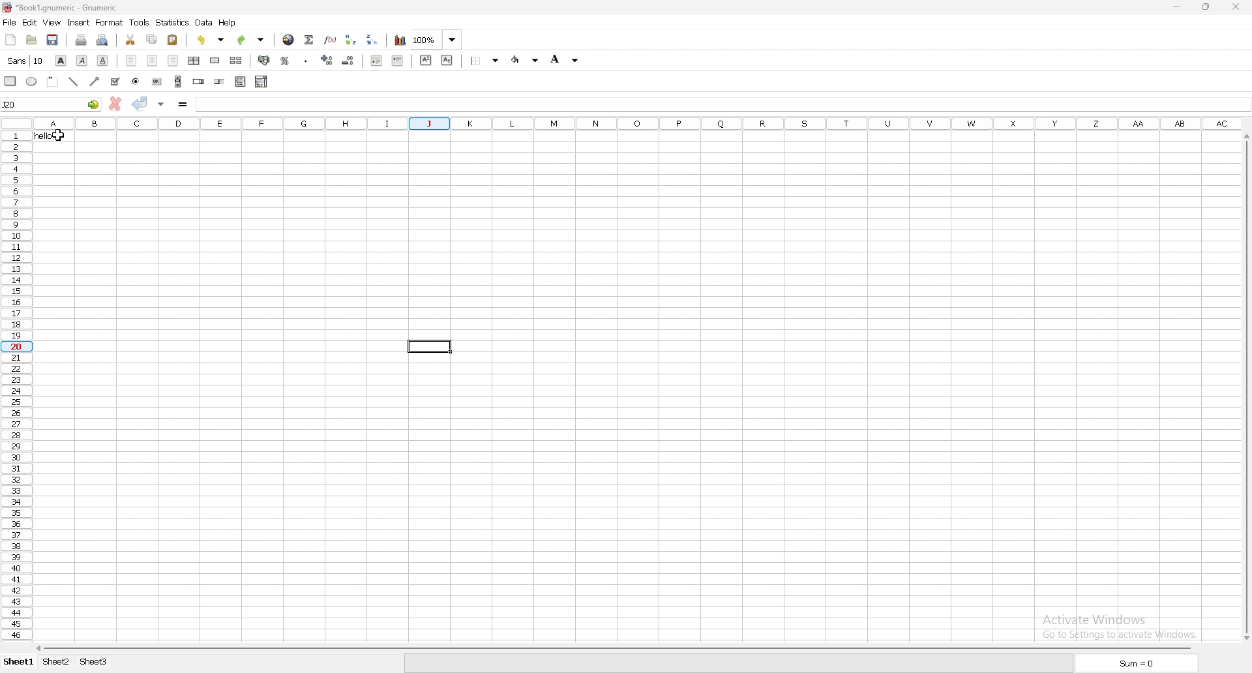 Image resolution: width=1252 pixels, height=673 pixels. What do you see at coordinates (16, 387) in the screenshot?
I see `row` at bounding box center [16, 387].